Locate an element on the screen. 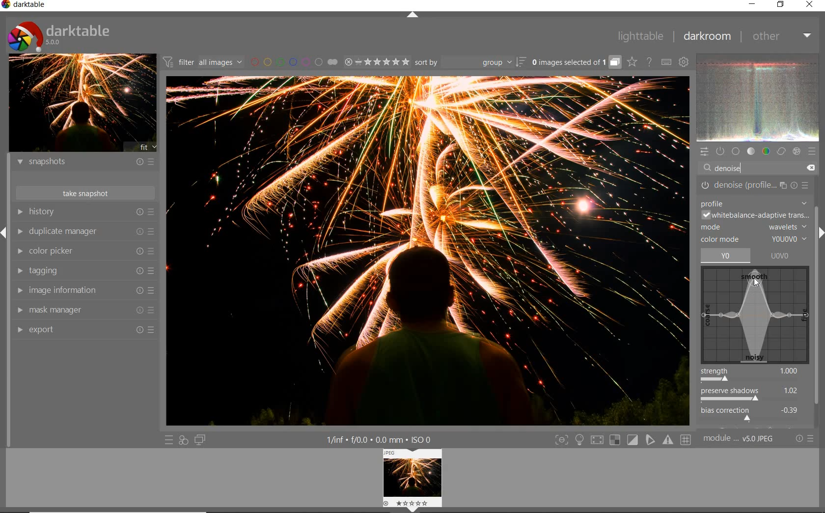  duplicate manager is located at coordinates (86, 231).